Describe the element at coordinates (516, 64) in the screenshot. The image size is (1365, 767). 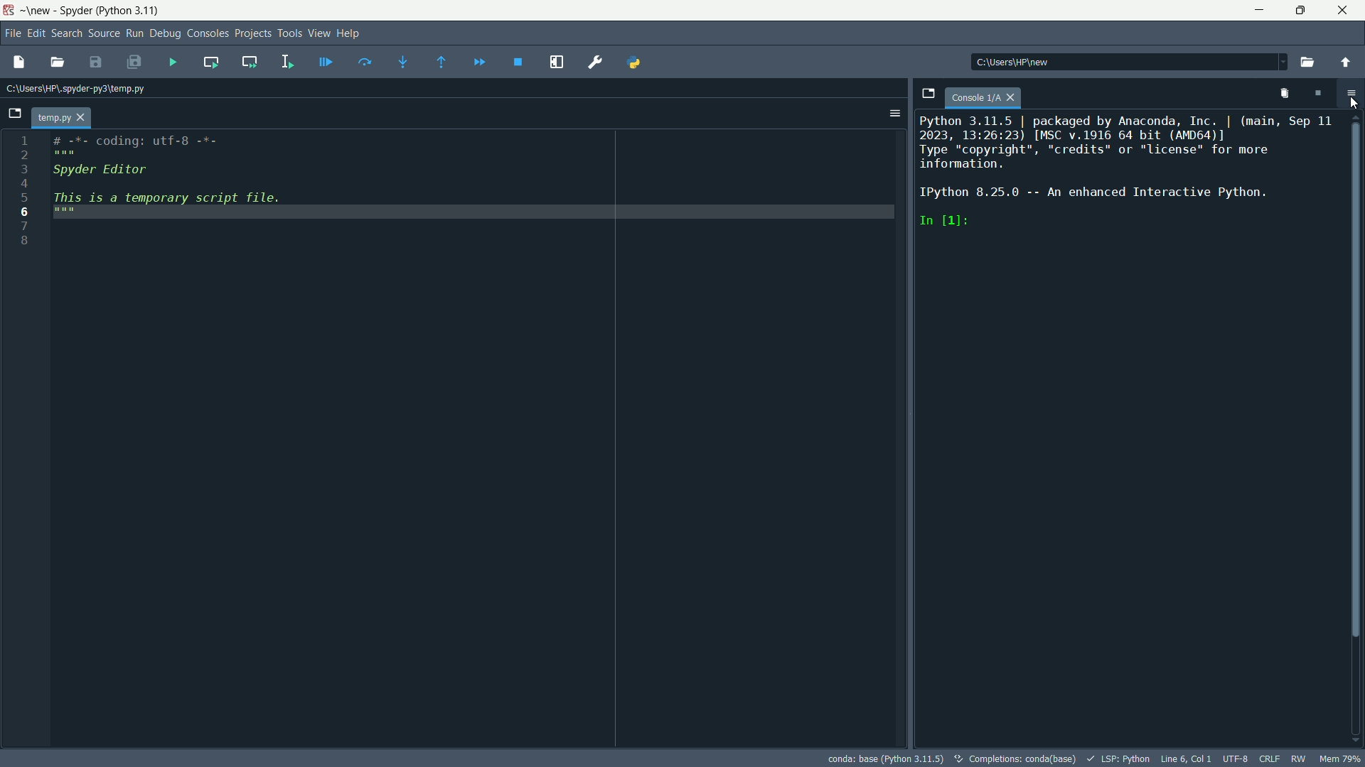
I see `stop debugging` at that location.